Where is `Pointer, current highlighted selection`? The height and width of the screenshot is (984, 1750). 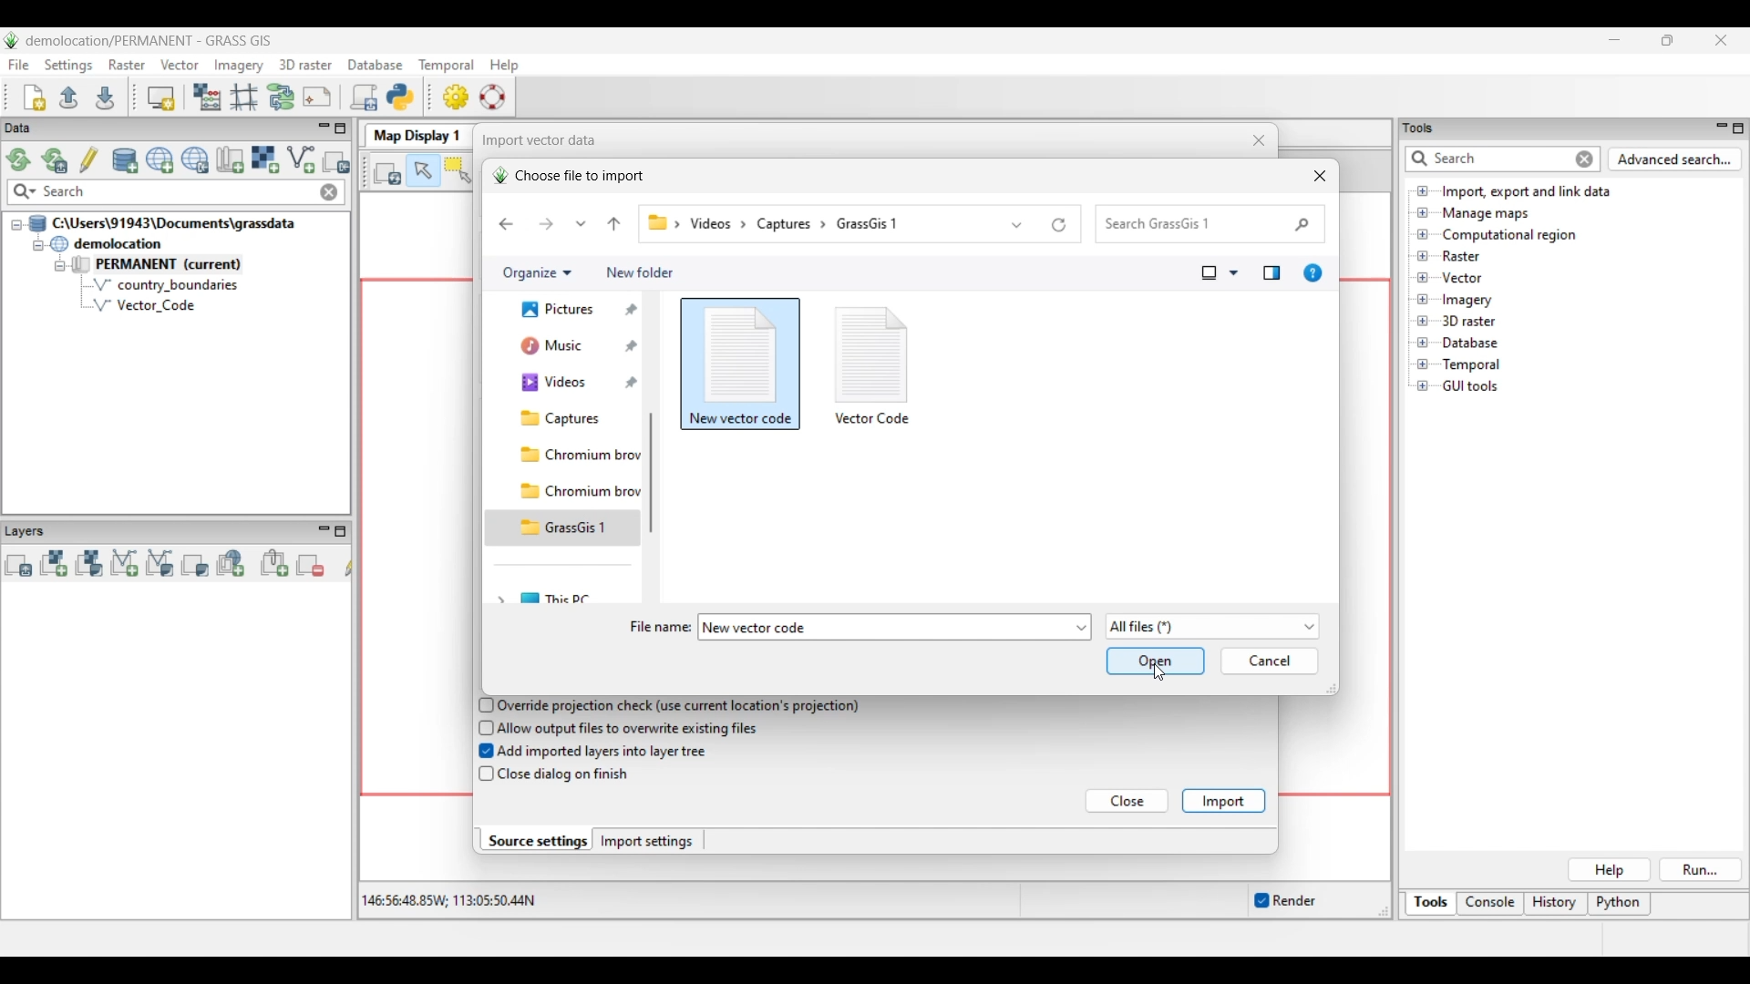
Pointer, current highlighted selection is located at coordinates (423, 171).